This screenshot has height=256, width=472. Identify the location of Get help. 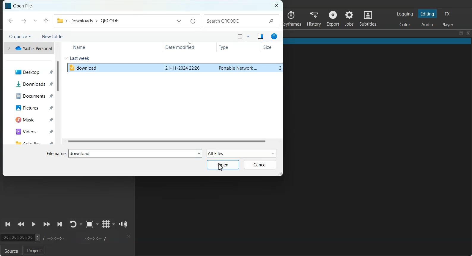
(274, 36).